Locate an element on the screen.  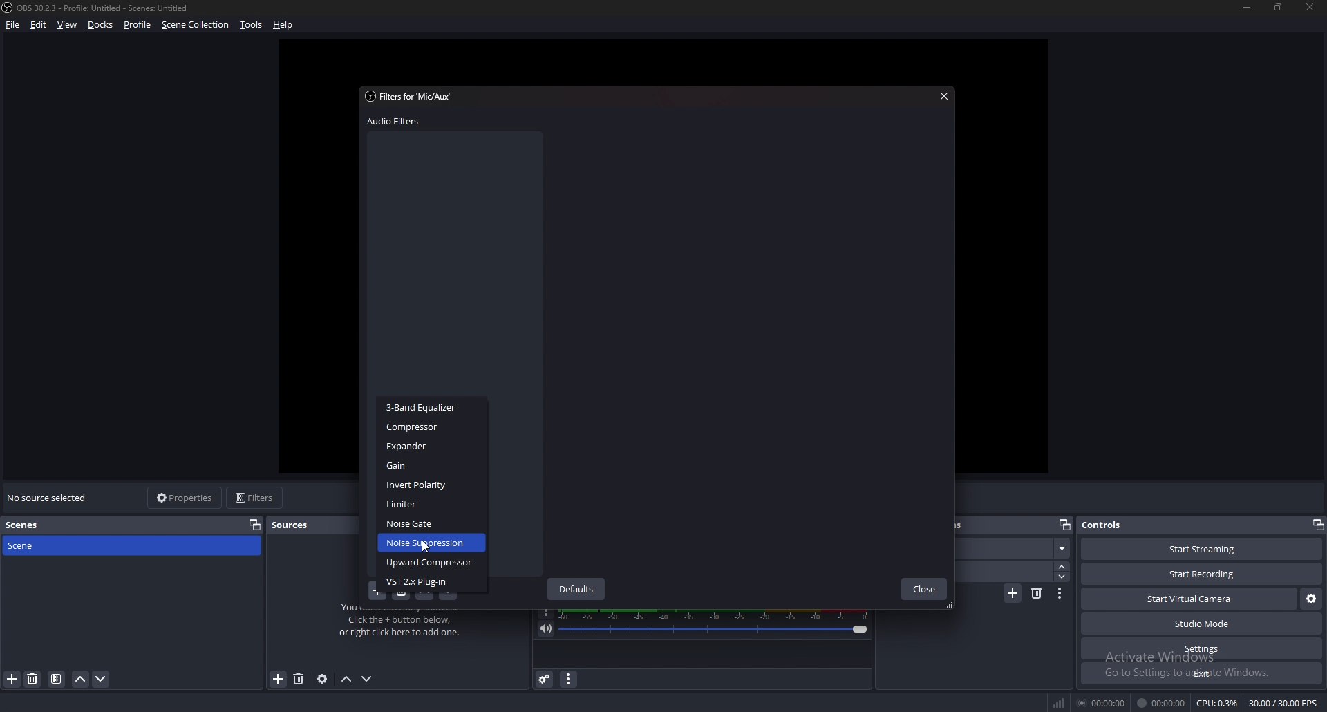
help is located at coordinates (285, 25).